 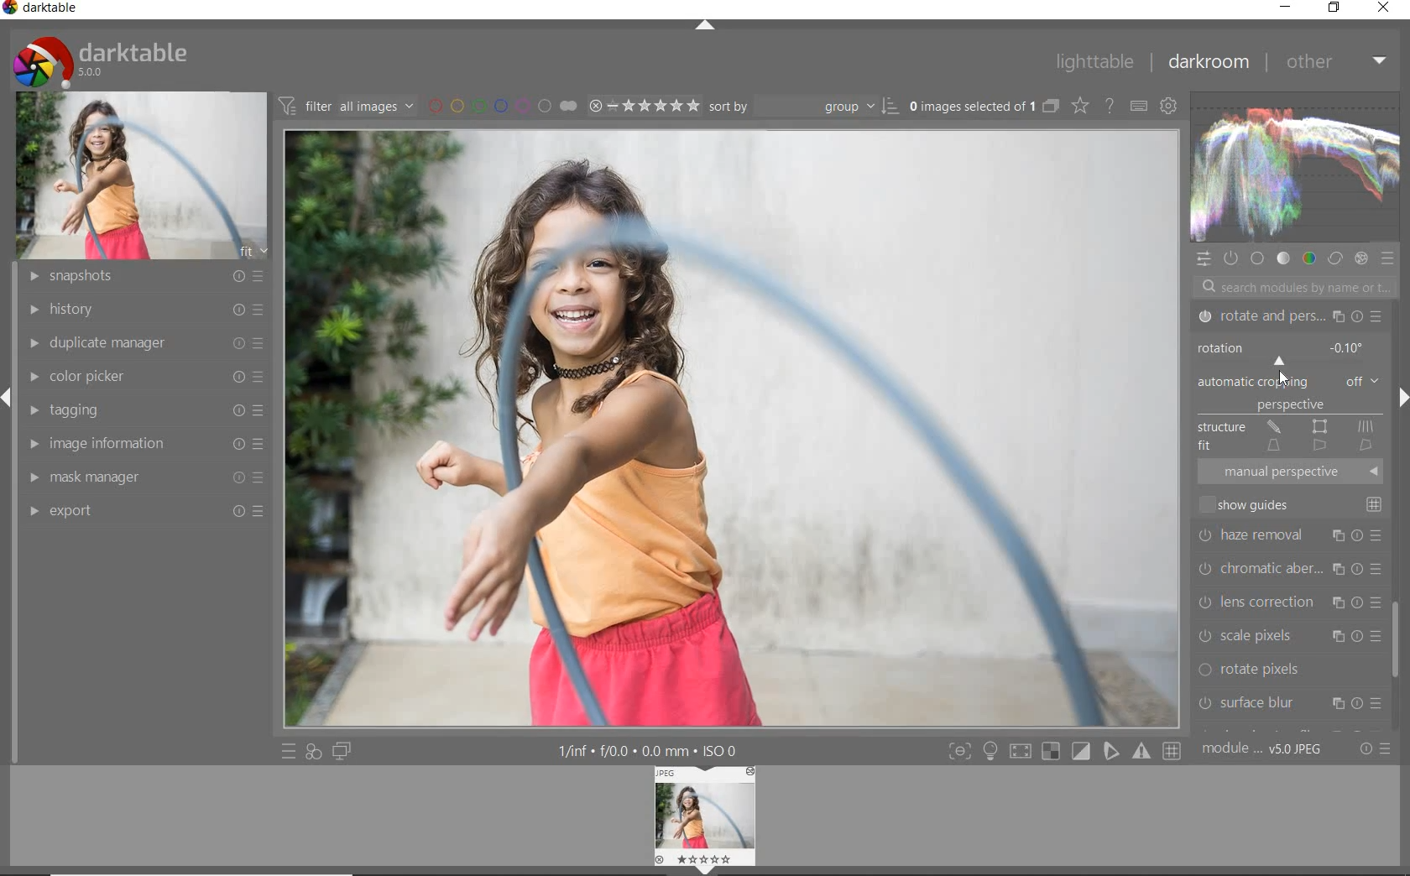 I want to click on module order, so click(x=1263, y=750).